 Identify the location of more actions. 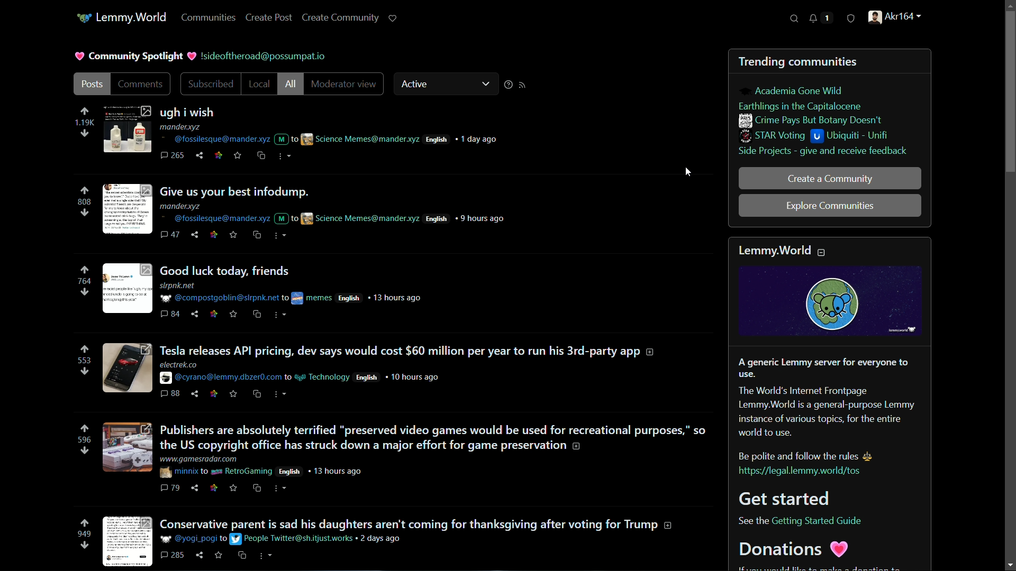
(283, 316).